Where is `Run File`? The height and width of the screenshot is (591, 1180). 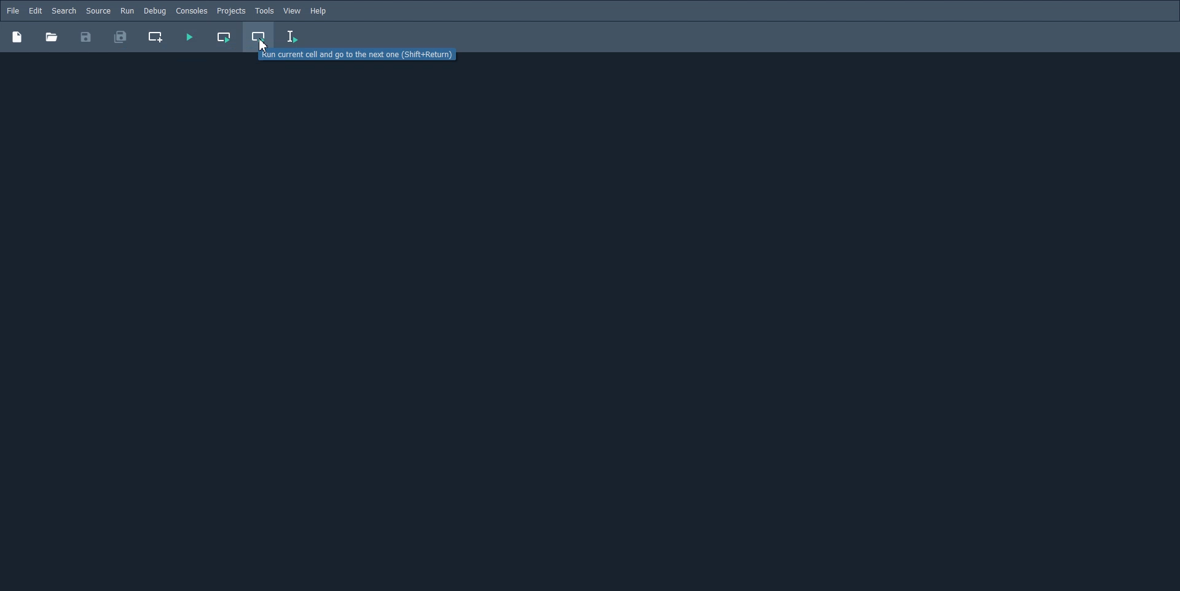
Run File is located at coordinates (189, 37).